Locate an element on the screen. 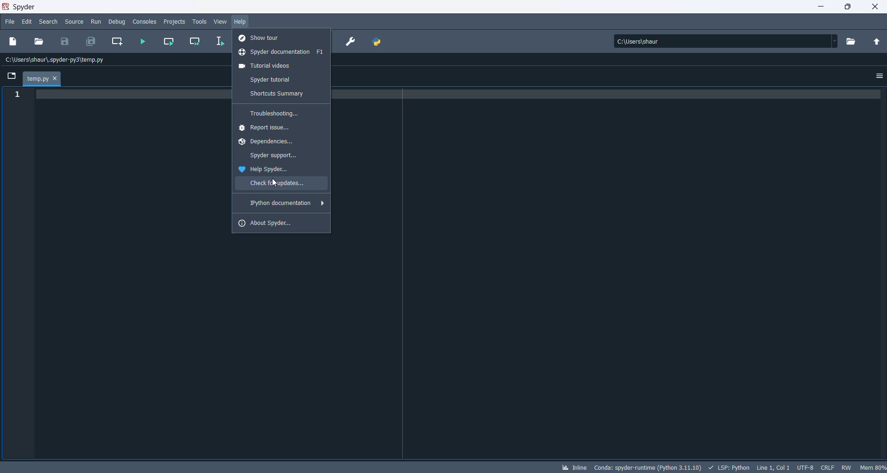  search is located at coordinates (49, 23).